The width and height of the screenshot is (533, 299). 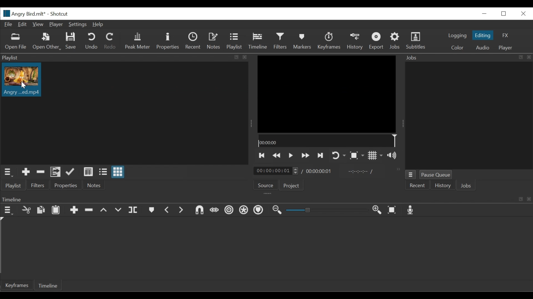 I want to click on FX, so click(x=506, y=35).